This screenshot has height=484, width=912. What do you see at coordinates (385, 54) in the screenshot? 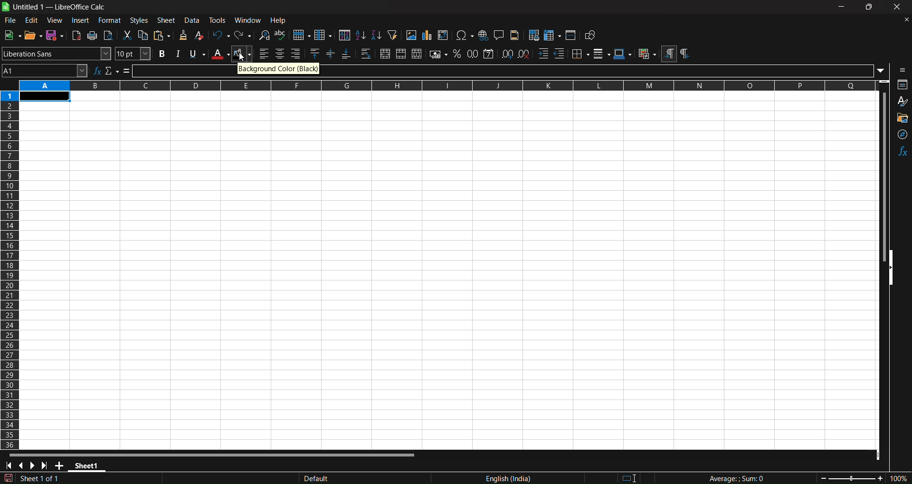
I see `merge and center or unmerge cells depending on the current toggle state` at bounding box center [385, 54].